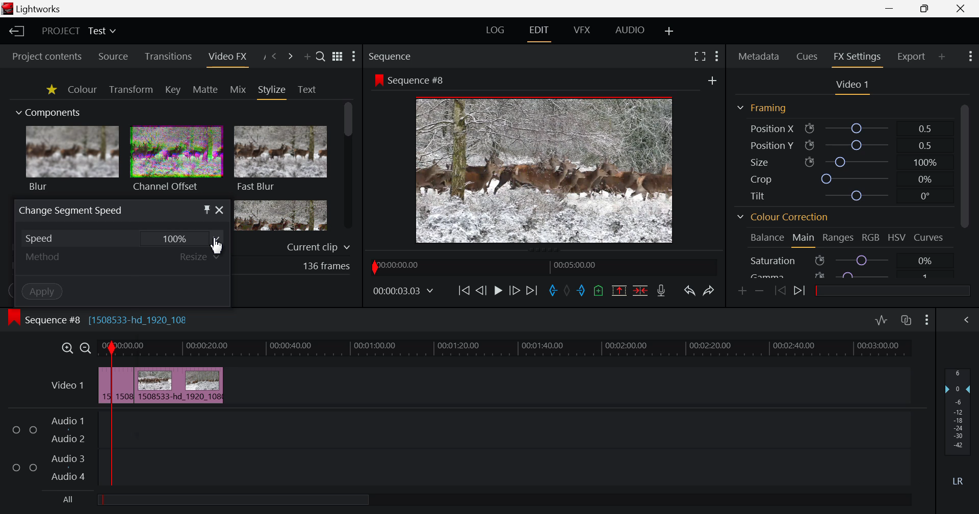 This screenshot has width=979, height=514. Describe the element at coordinates (217, 247) in the screenshot. I see `cursor` at that location.